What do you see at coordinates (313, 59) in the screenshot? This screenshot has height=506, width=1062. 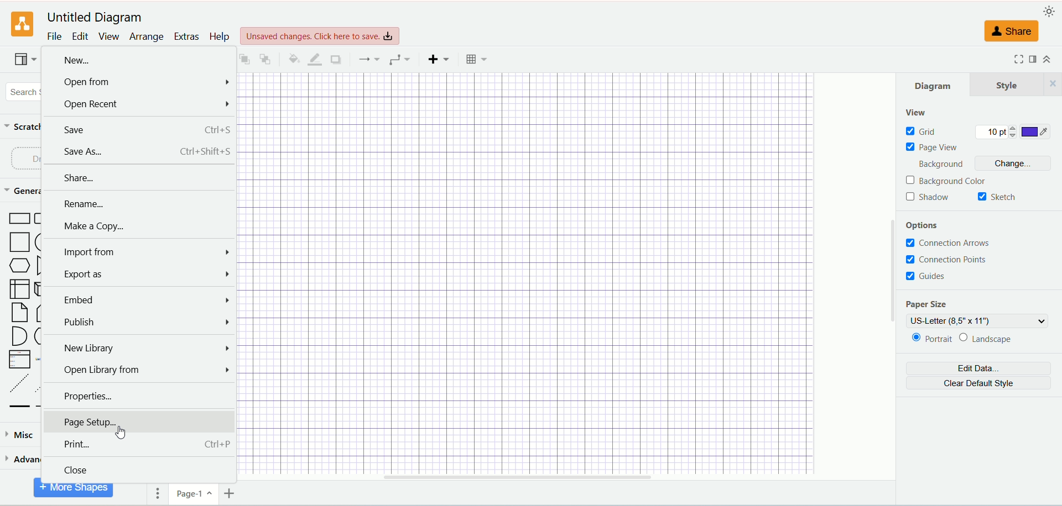 I see `line color` at bounding box center [313, 59].